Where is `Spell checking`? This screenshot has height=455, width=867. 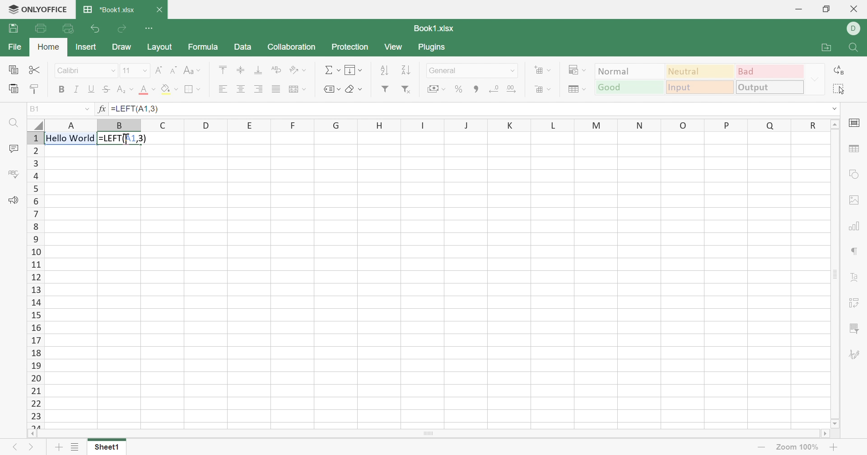
Spell checking is located at coordinates (15, 174).